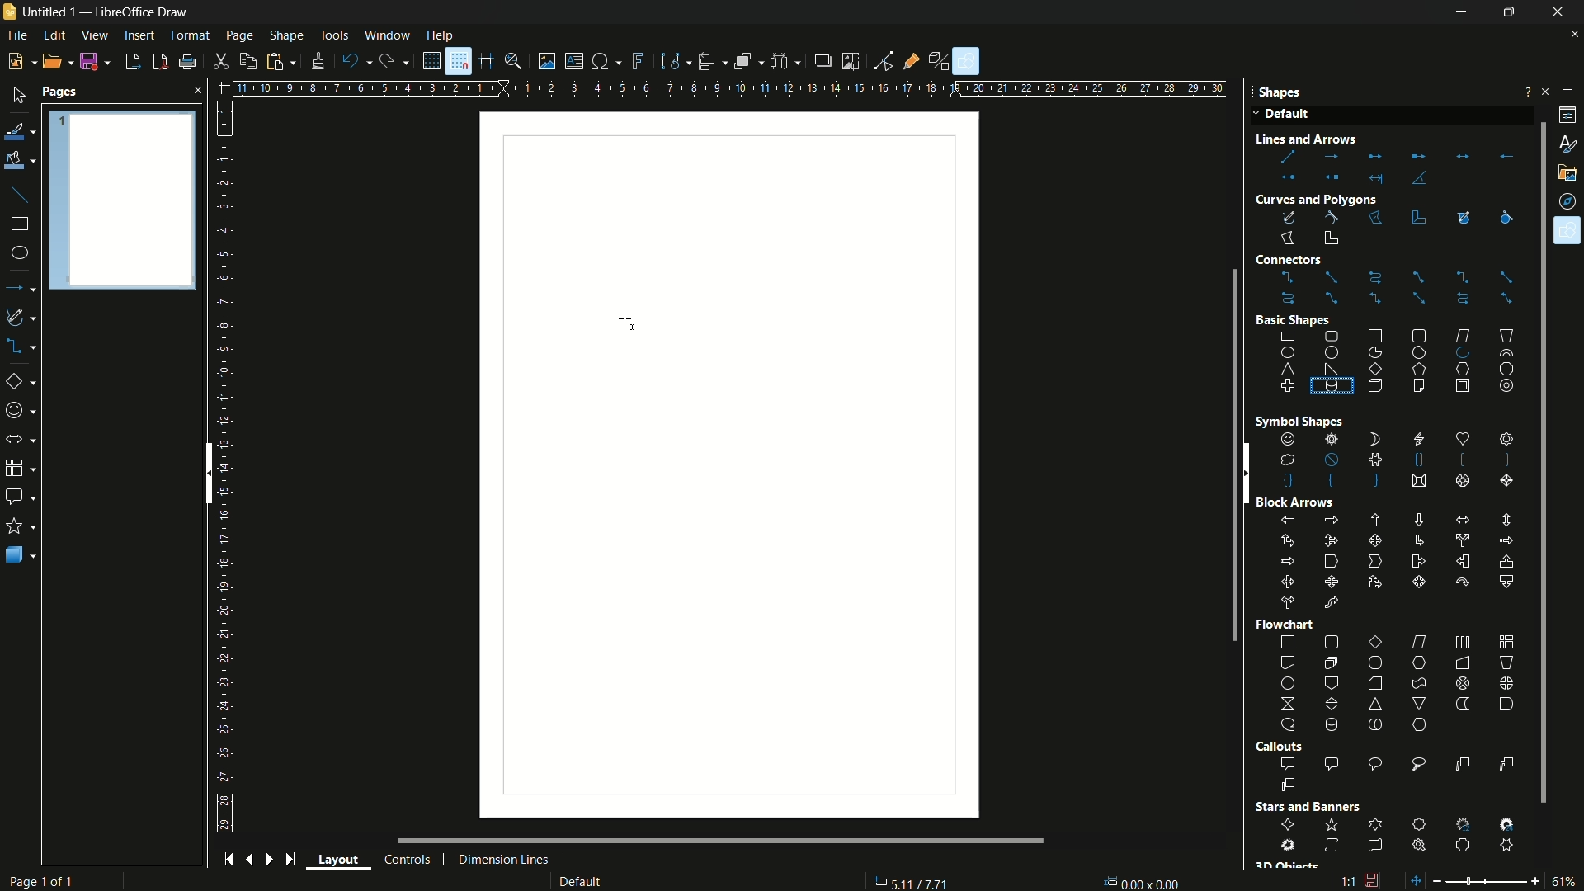  I want to click on file menu, so click(16, 35).